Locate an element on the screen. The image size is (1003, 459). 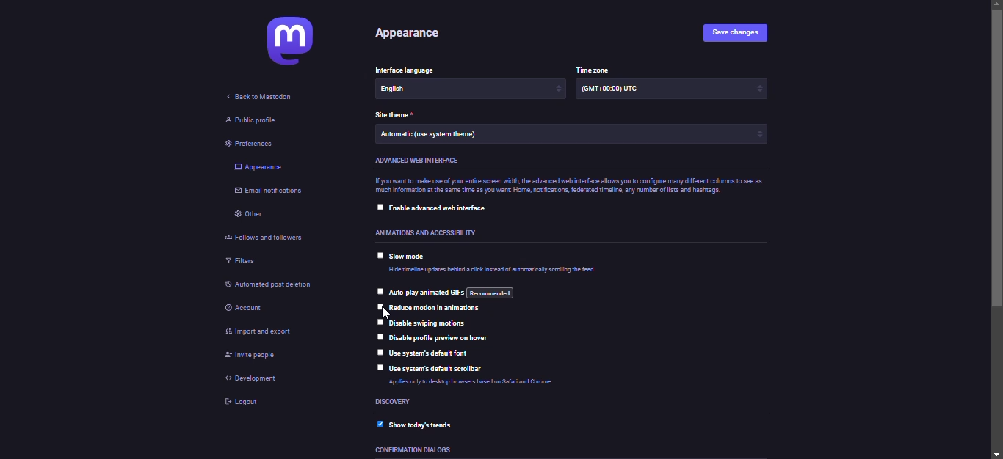
click to select is located at coordinates (376, 323).